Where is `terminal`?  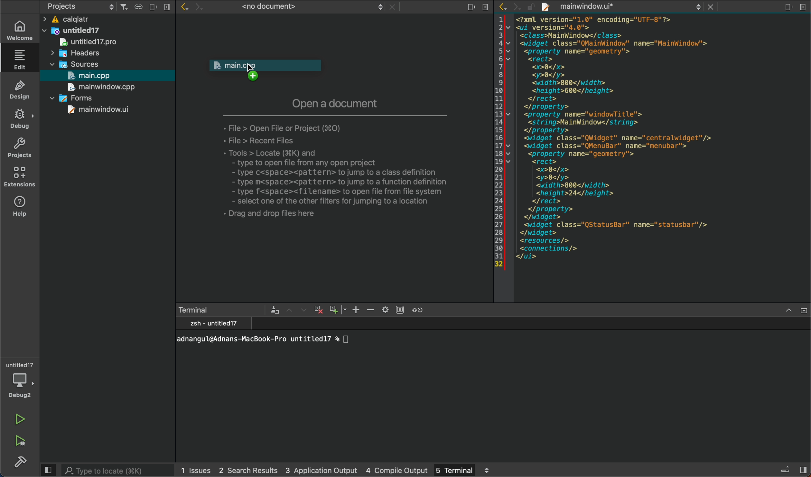 terminal is located at coordinates (494, 388).